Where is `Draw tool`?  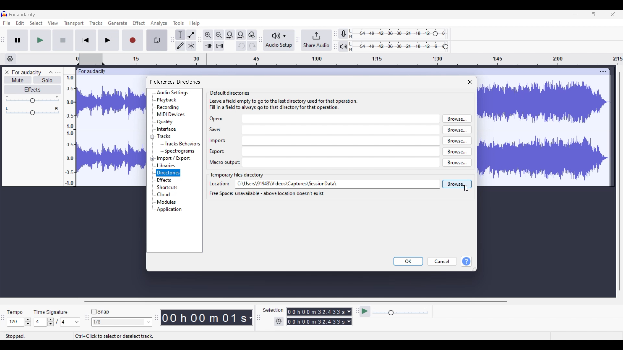
Draw tool is located at coordinates (180, 45).